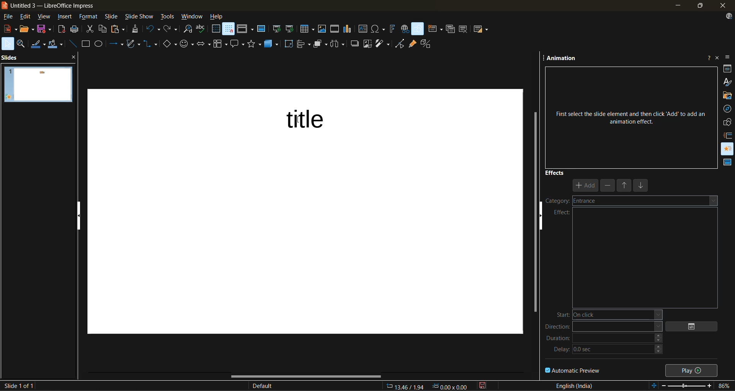  Describe the element at coordinates (80, 215) in the screenshot. I see `hide` at that location.